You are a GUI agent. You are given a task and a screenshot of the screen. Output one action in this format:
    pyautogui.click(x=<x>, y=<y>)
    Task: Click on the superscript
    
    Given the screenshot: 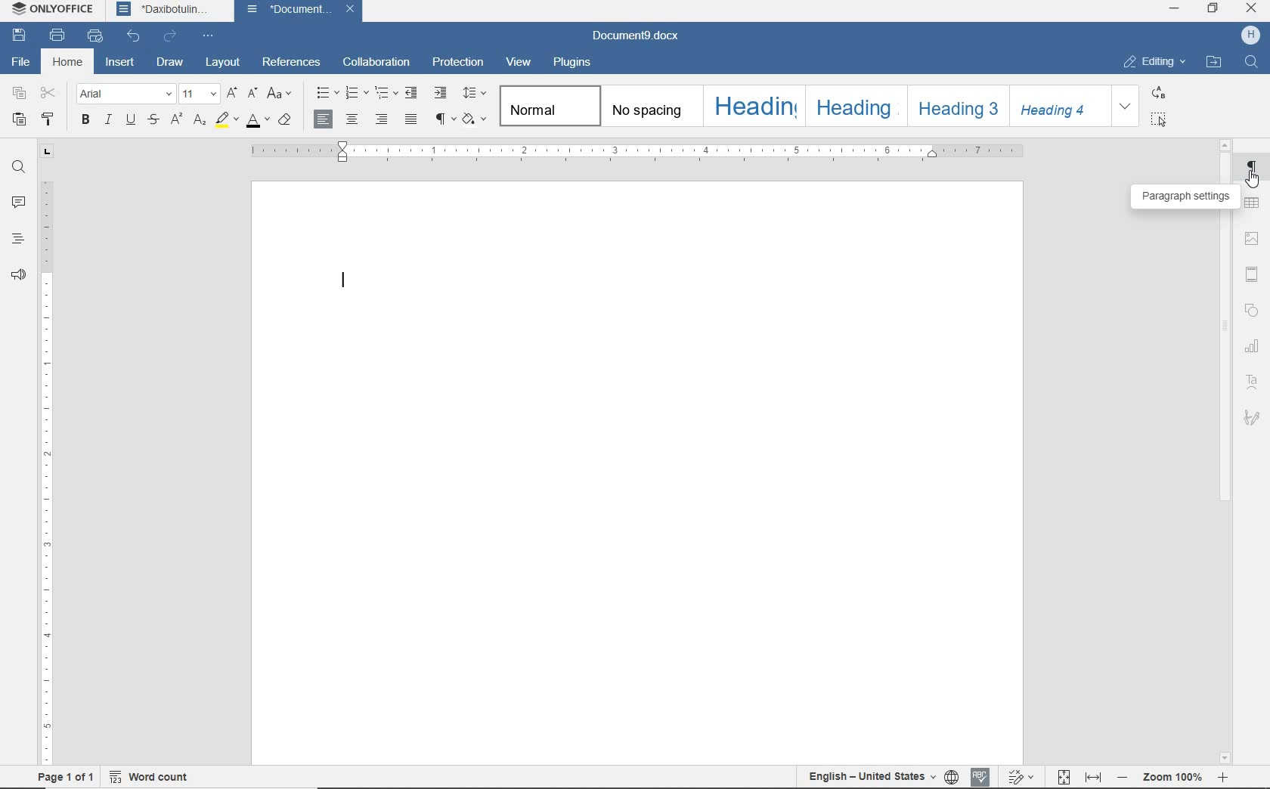 What is the action you would take?
    pyautogui.click(x=178, y=121)
    